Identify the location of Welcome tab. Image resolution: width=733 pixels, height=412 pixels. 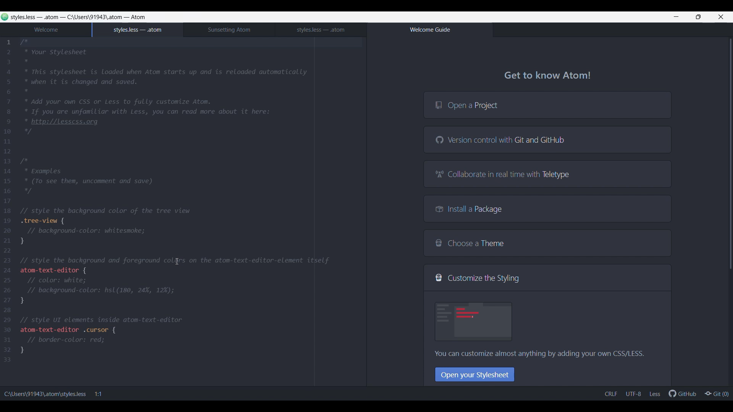
(46, 30).